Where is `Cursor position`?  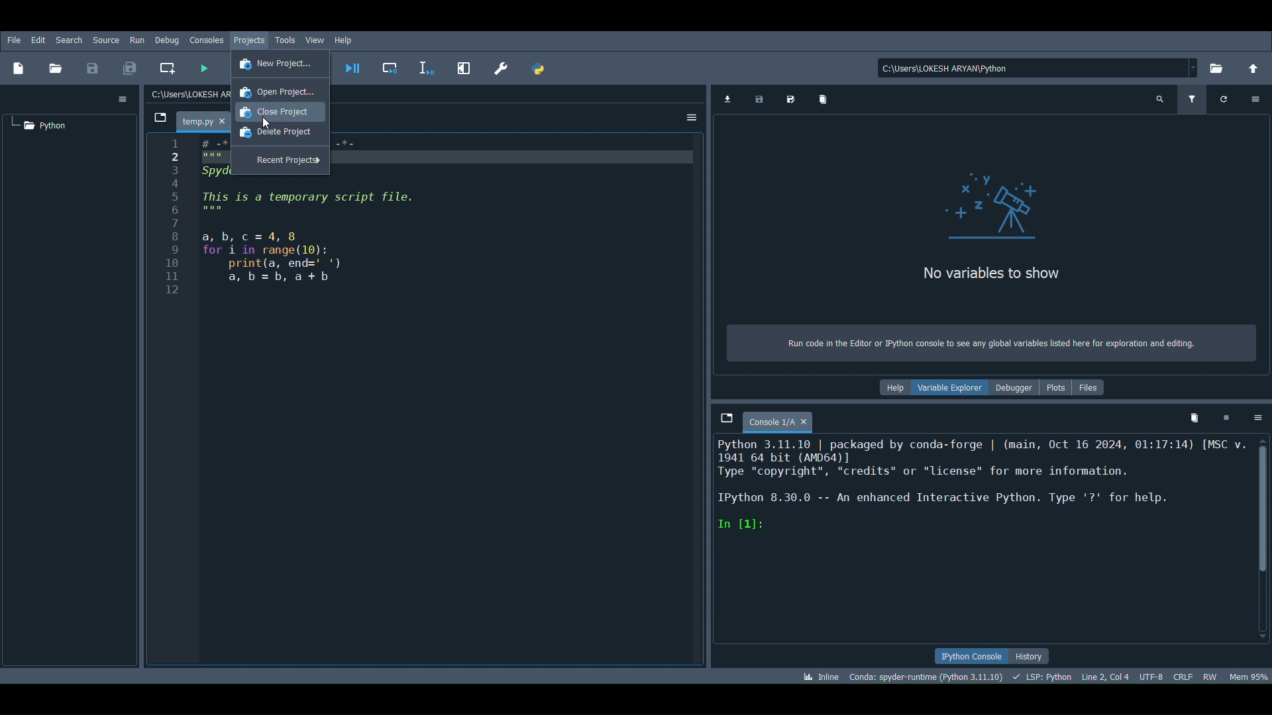
Cursor position is located at coordinates (1106, 674).